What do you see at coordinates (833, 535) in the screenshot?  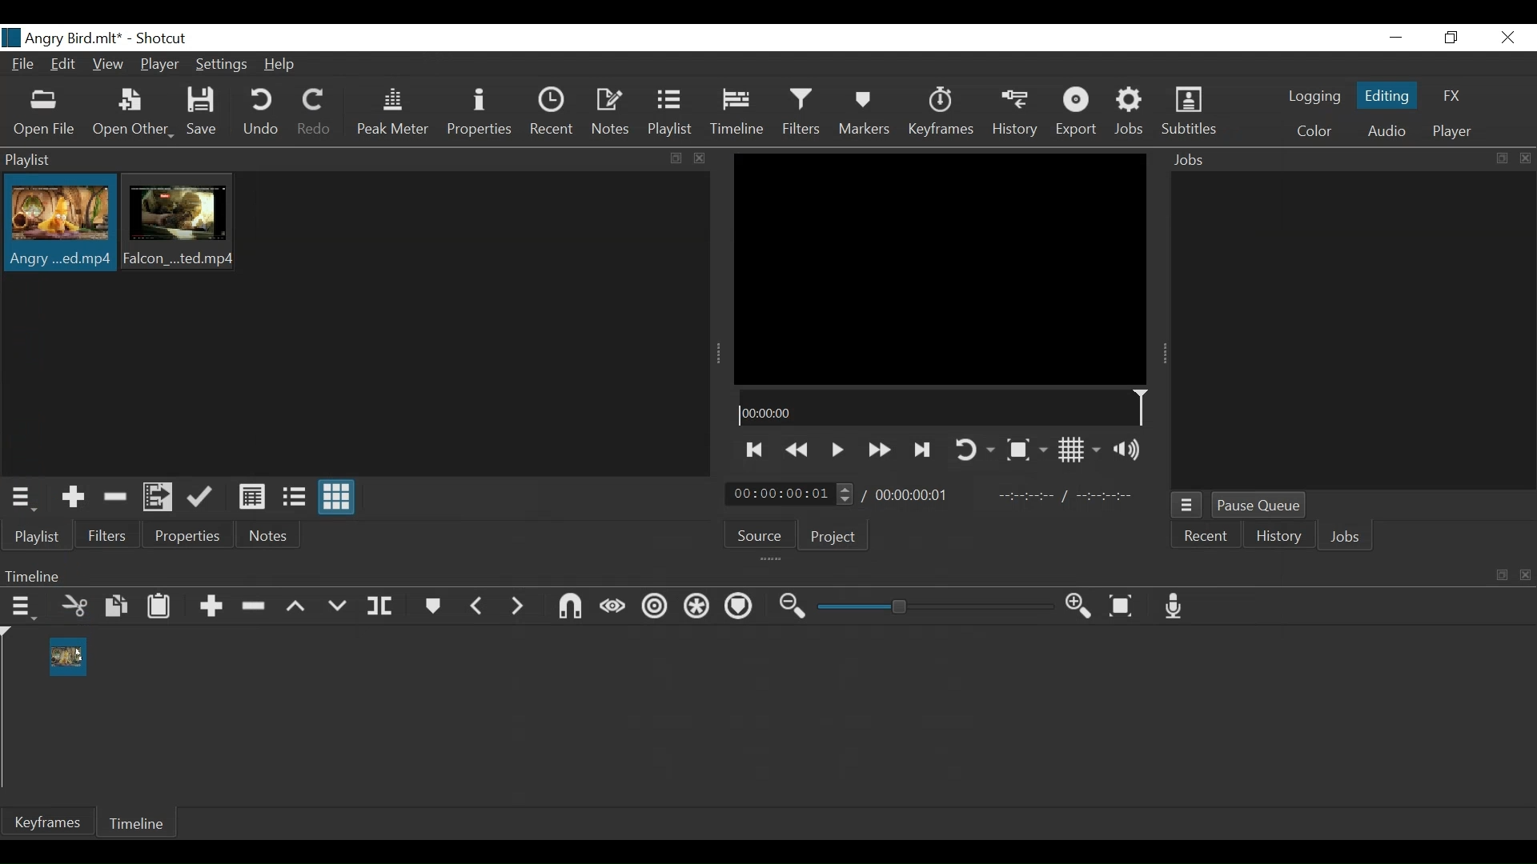 I see `Project` at bounding box center [833, 535].